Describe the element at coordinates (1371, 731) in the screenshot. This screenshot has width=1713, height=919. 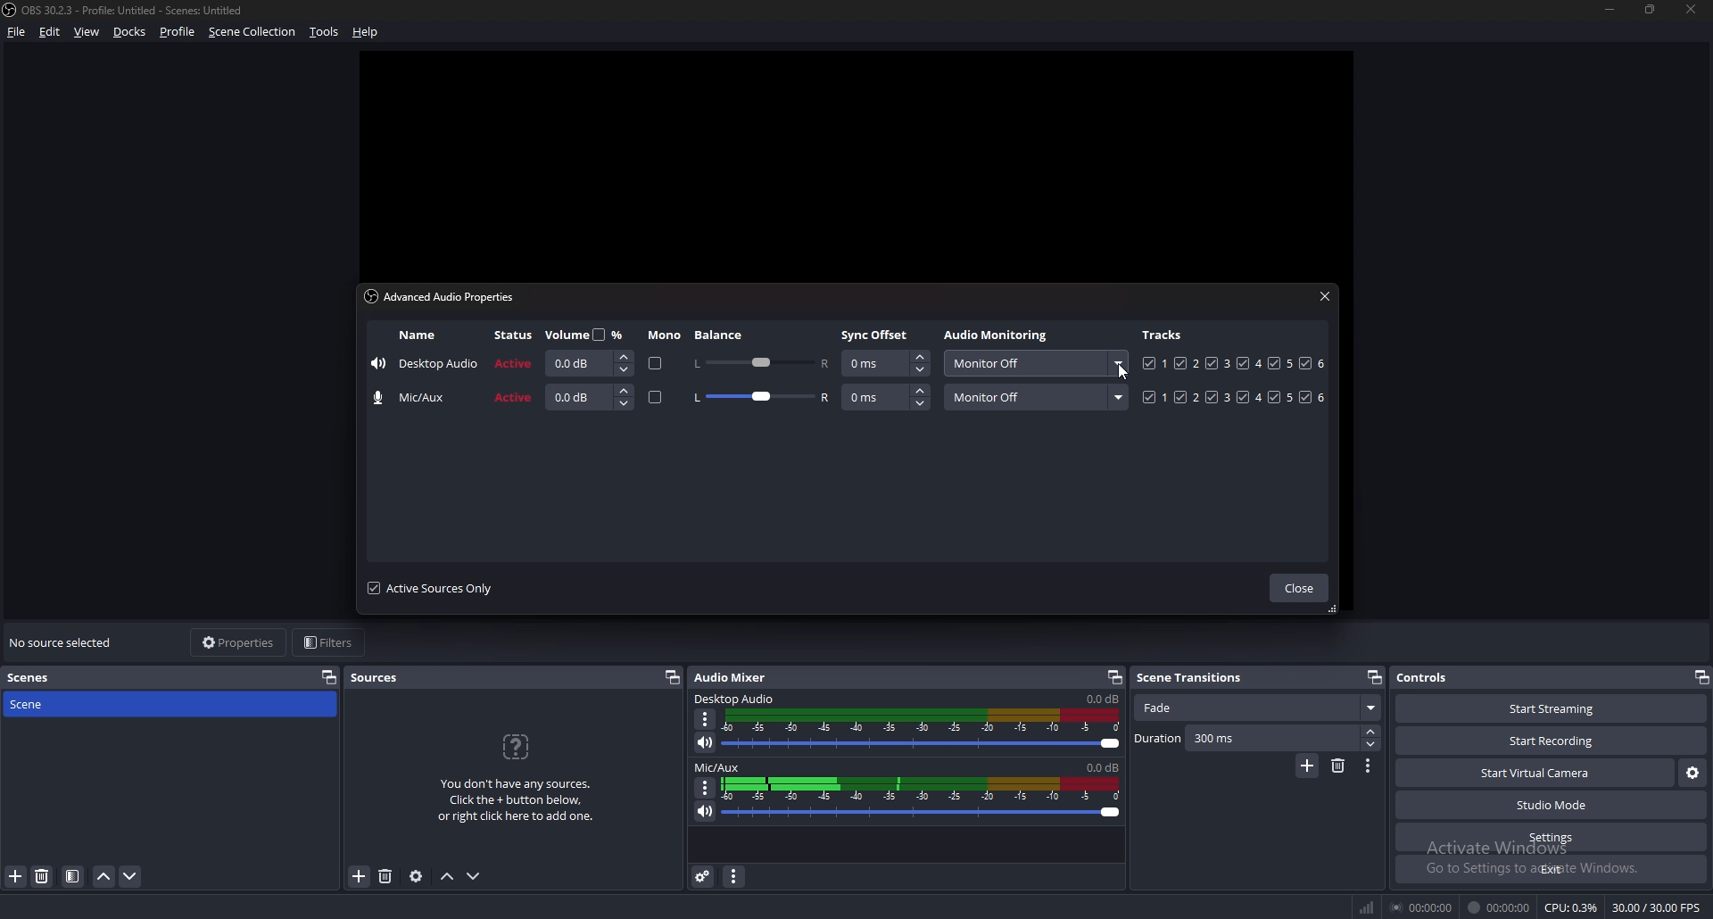
I see `increase duration` at that location.